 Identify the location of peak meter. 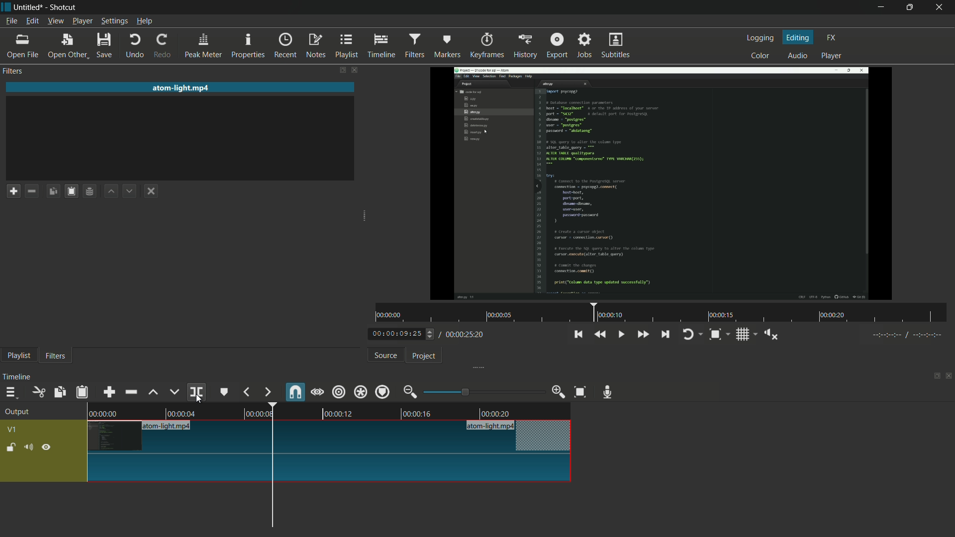
(203, 46).